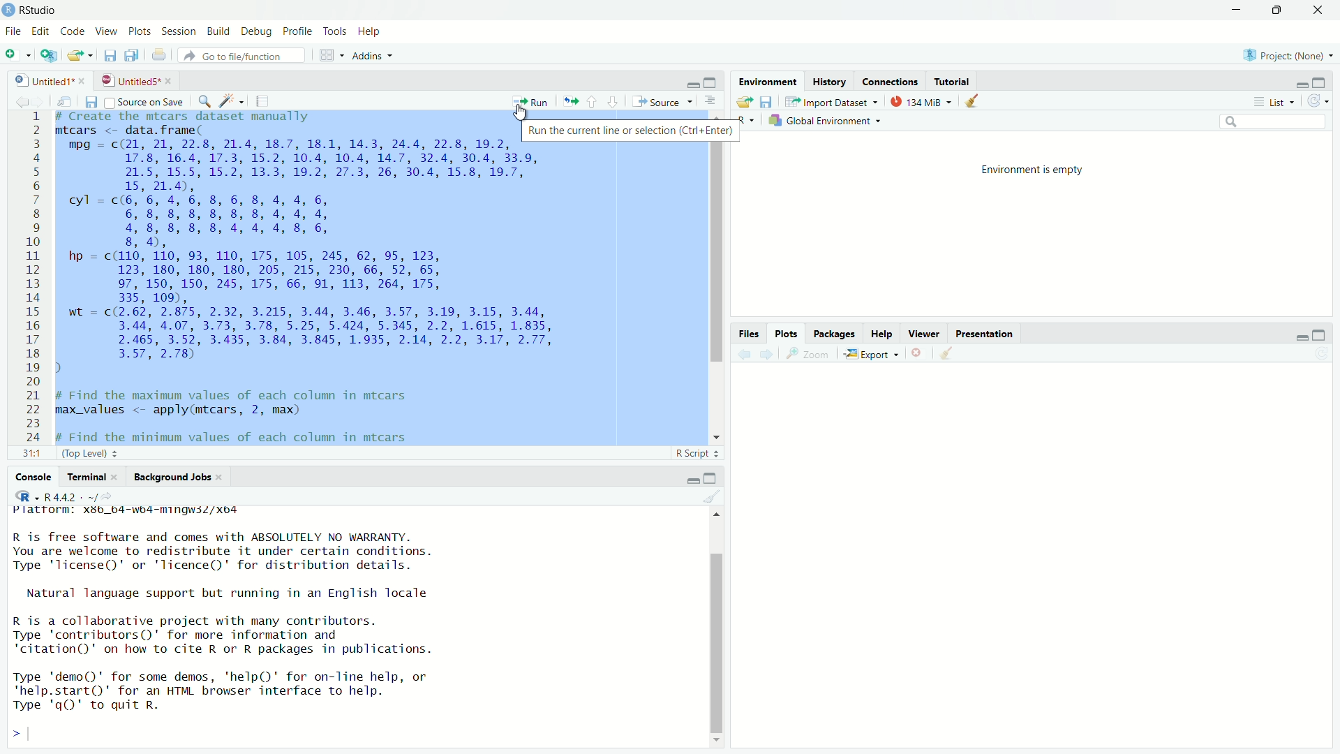  I want to click on Plots, so click(140, 31).